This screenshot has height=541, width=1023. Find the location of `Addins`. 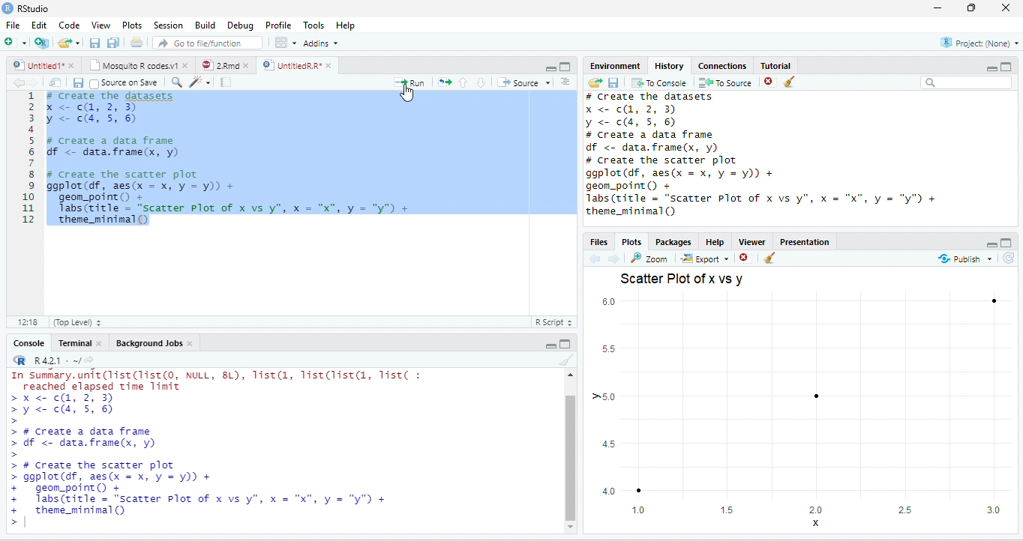

Addins is located at coordinates (319, 43).